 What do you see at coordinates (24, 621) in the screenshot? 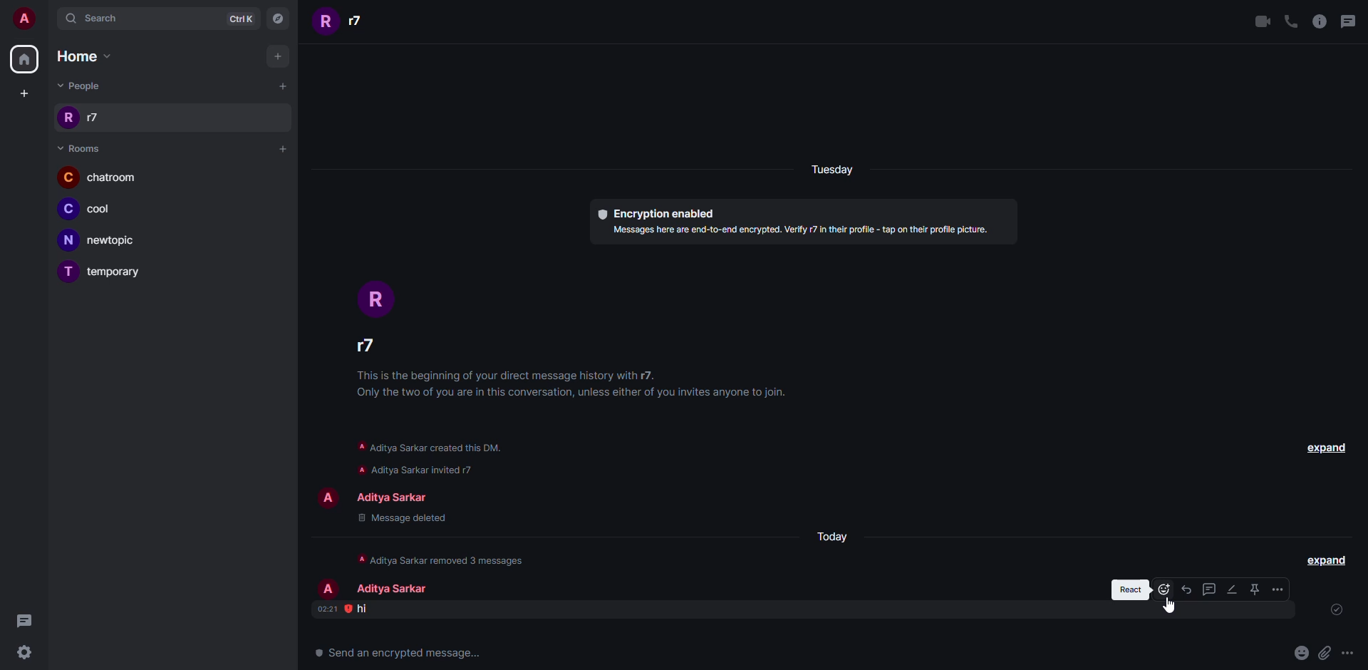
I see `threads` at bounding box center [24, 621].